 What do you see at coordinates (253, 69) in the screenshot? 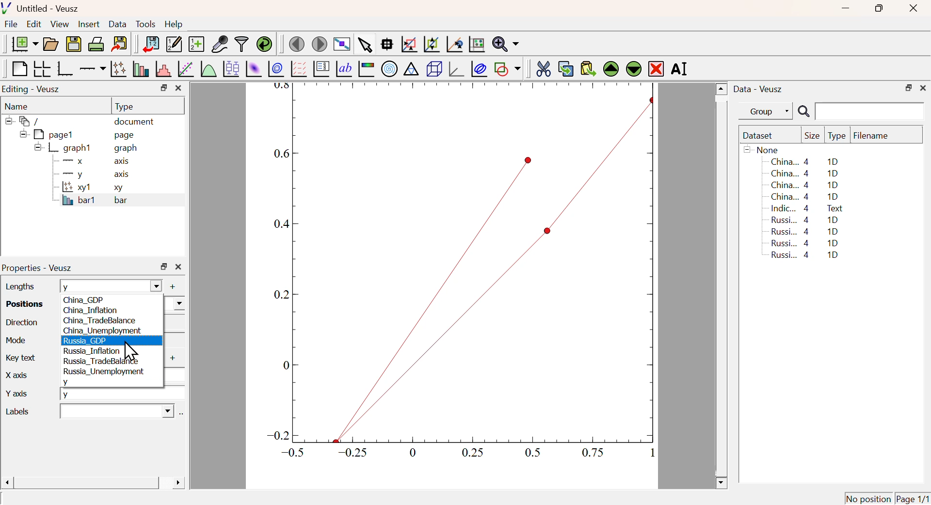
I see `Plot 2D set as image` at bounding box center [253, 69].